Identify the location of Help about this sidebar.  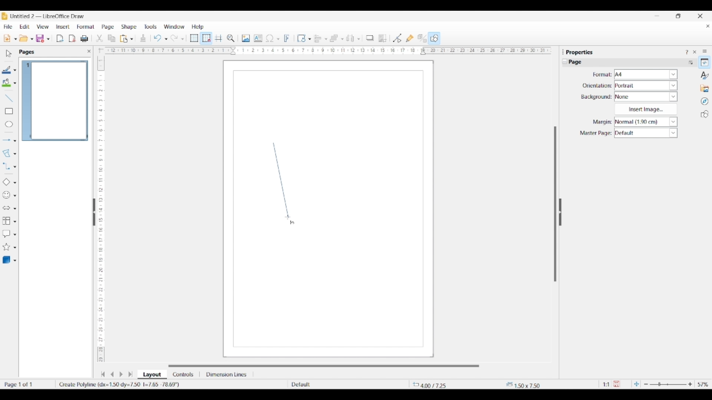
(686, 52).